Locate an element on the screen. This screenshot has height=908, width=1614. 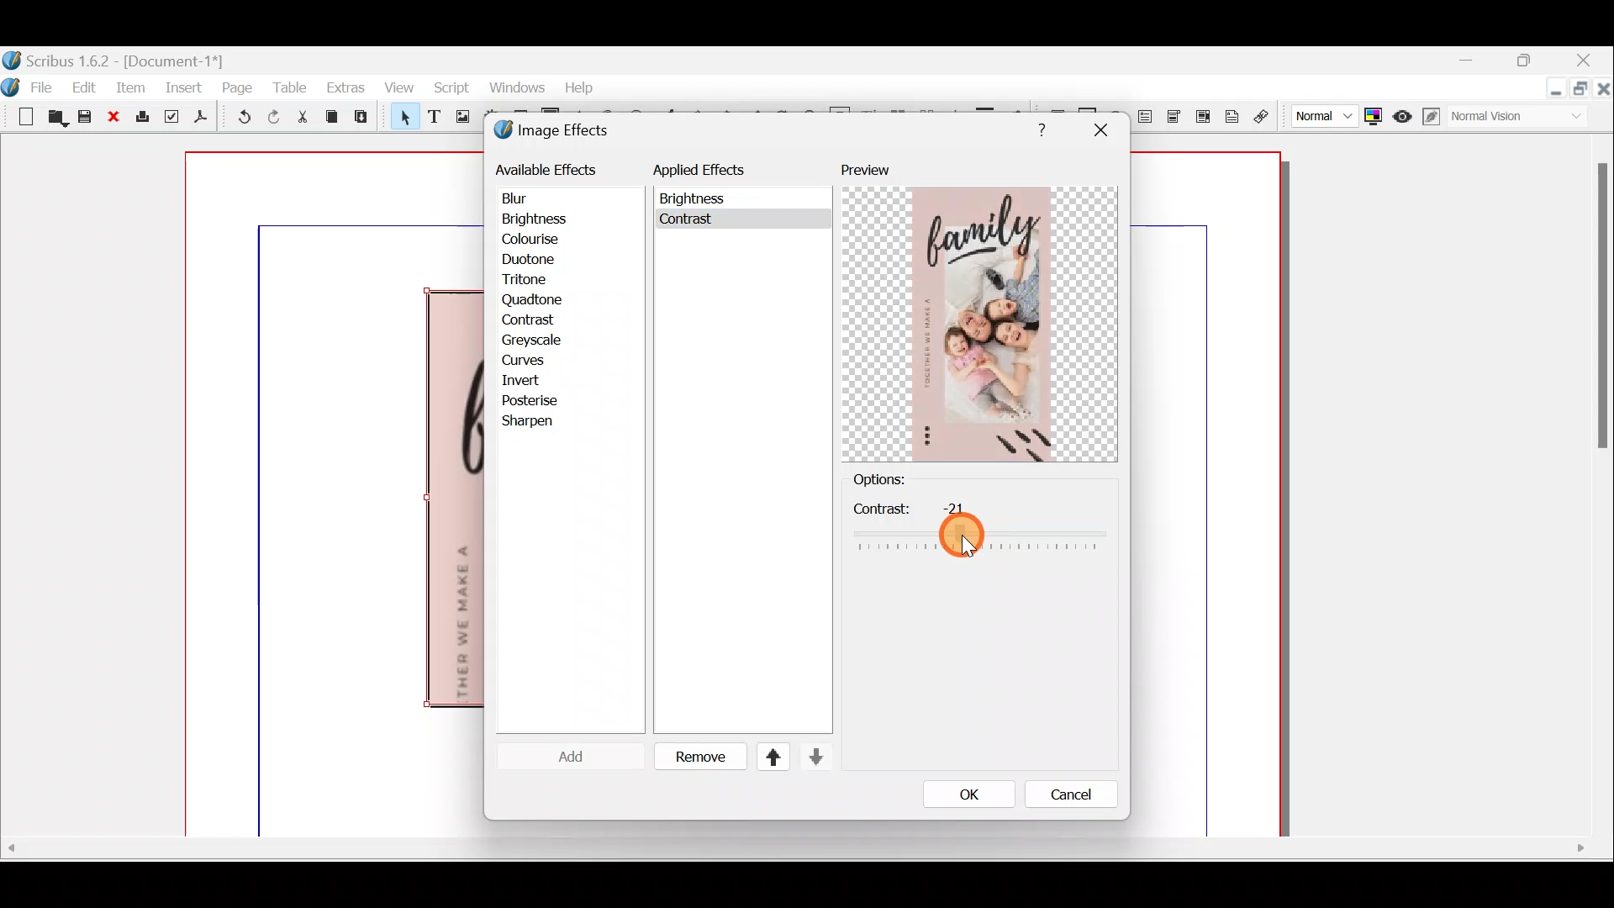
Brightness is located at coordinates (556, 218).